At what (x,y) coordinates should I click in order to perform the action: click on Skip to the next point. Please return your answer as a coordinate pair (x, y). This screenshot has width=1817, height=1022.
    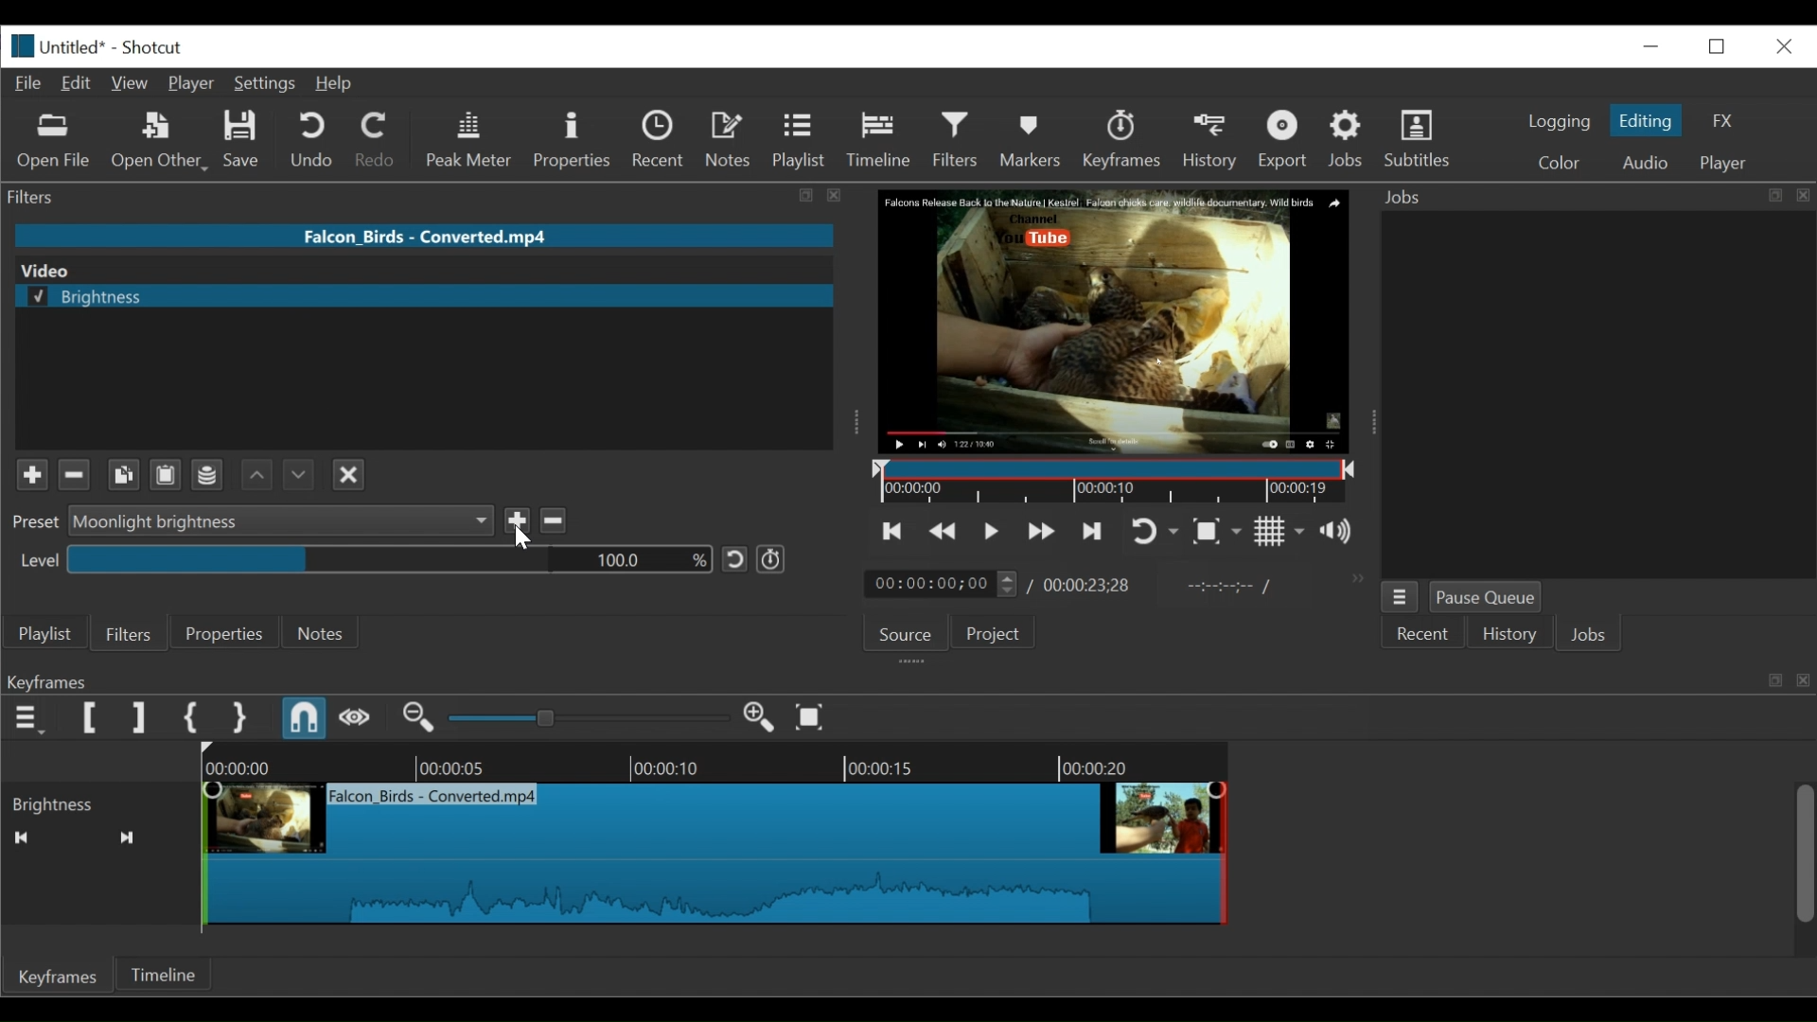
    Looking at the image, I should click on (1088, 533).